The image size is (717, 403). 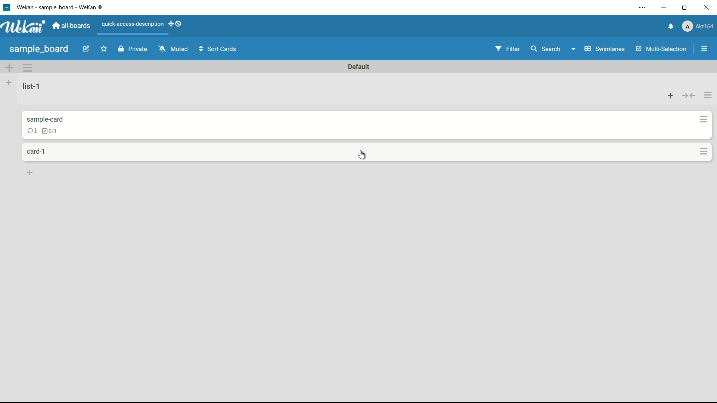 I want to click on card actions, so click(x=701, y=118).